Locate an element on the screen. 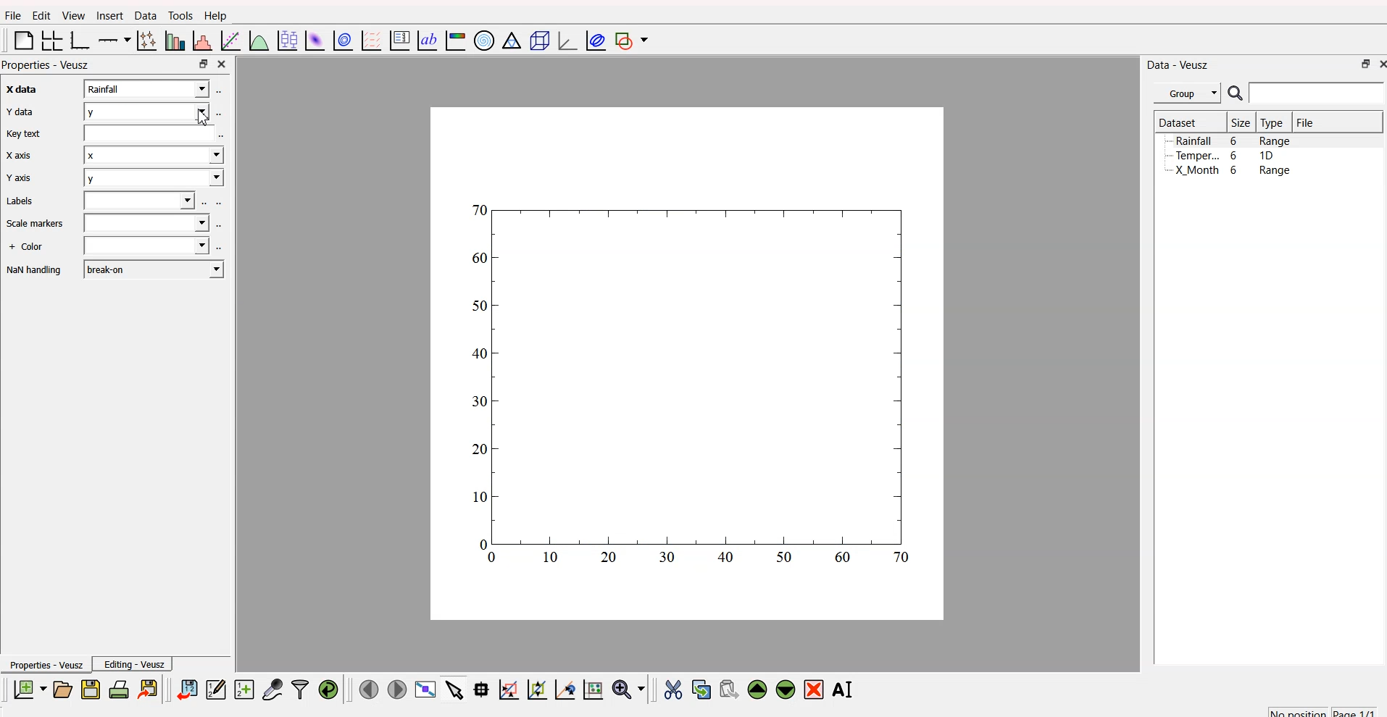 The width and height of the screenshot is (1387, 717). no position page 1/1 is located at coordinates (1322, 709).